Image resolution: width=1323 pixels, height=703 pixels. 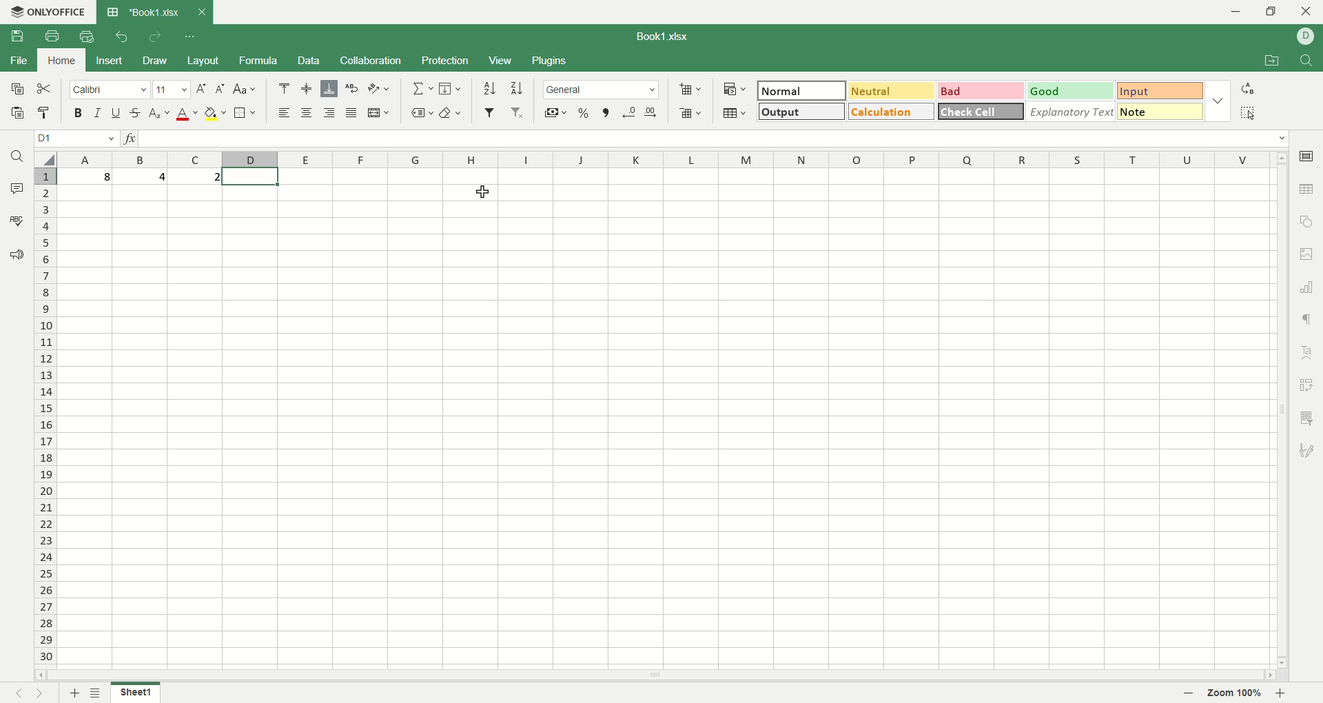 I want to click on underline, so click(x=116, y=112).